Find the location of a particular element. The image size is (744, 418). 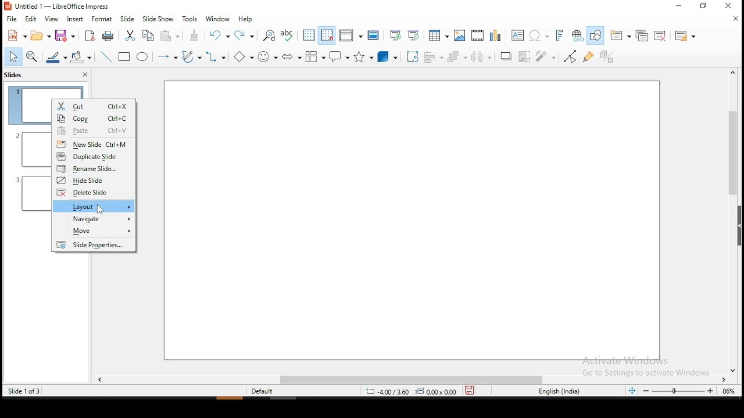

new slide is located at coordinates (619, 35).